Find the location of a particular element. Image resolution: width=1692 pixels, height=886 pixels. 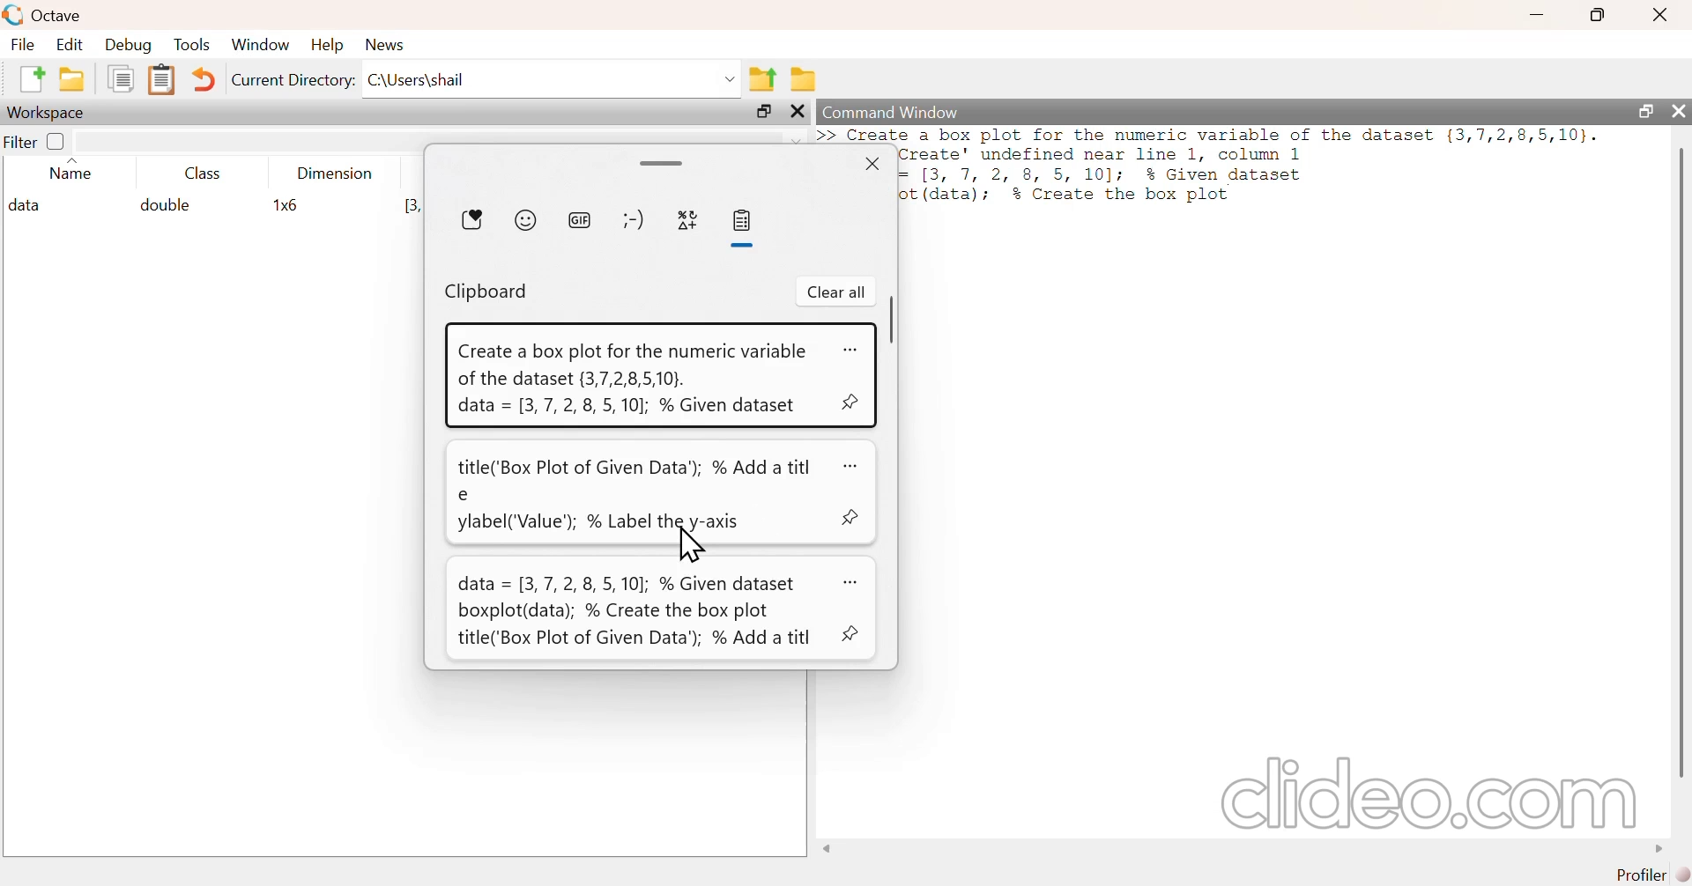

command window is located at coordinates (899, 111).